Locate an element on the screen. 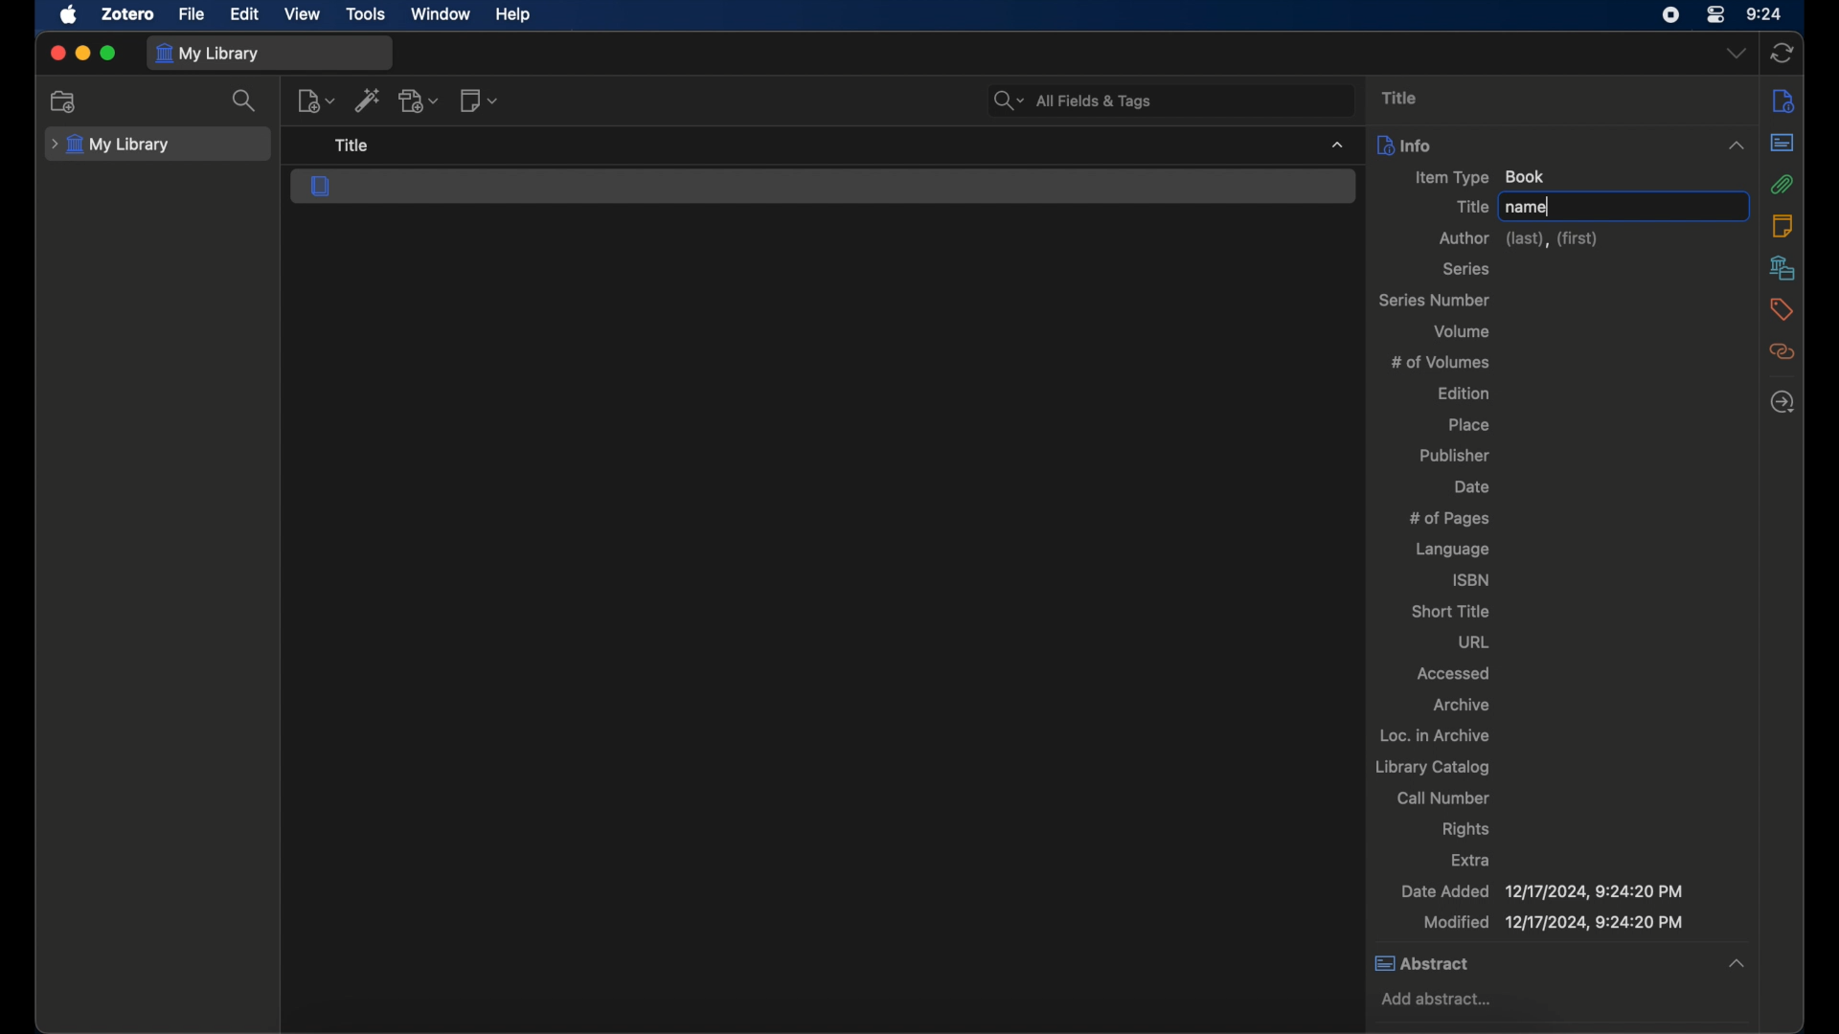 Image resolution: width=1839 pixels, height=1034 pixels. abstract is located at coordinates (1421, 962).